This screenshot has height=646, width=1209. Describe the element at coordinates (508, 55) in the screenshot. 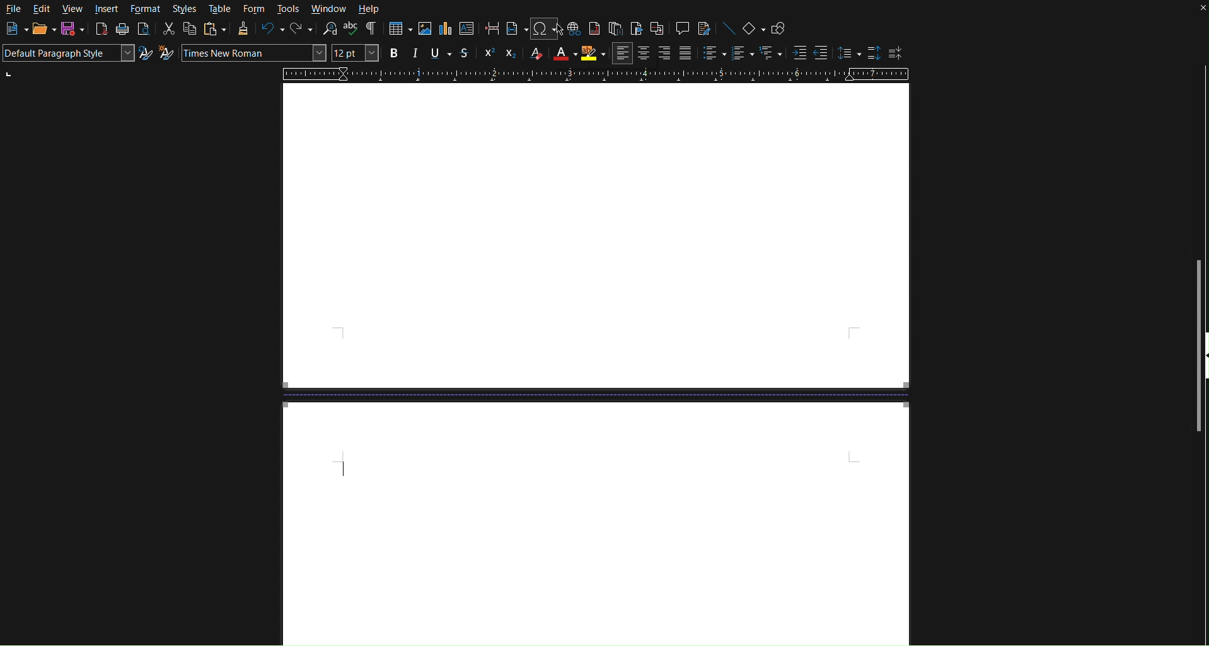

I see `Subscript` at that location.